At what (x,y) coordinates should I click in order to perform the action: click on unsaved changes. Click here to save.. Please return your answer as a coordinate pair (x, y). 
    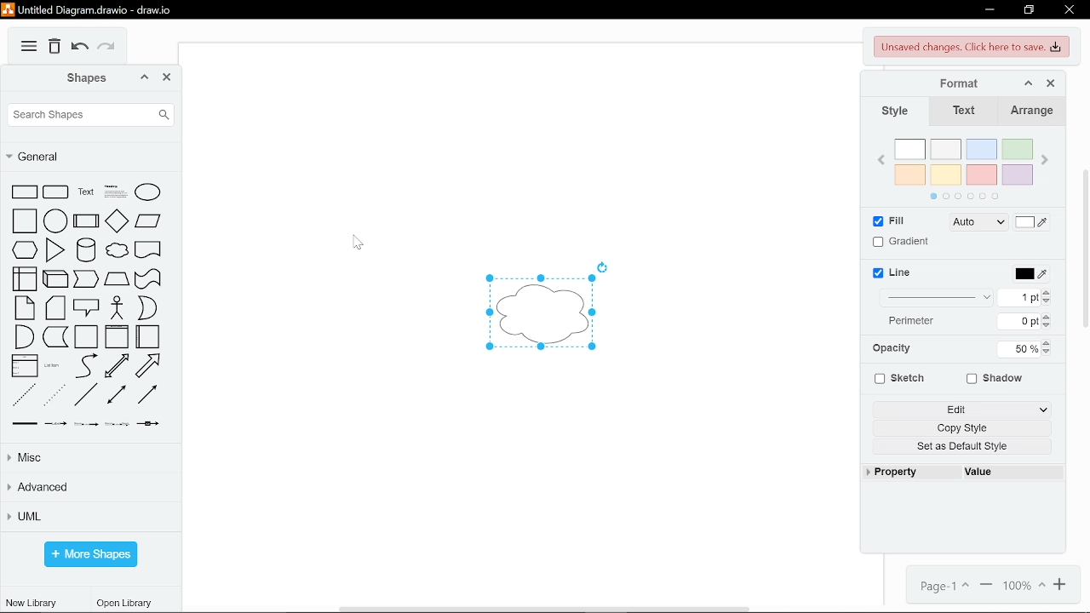
    Looking at the image, I should click on (972, 47).